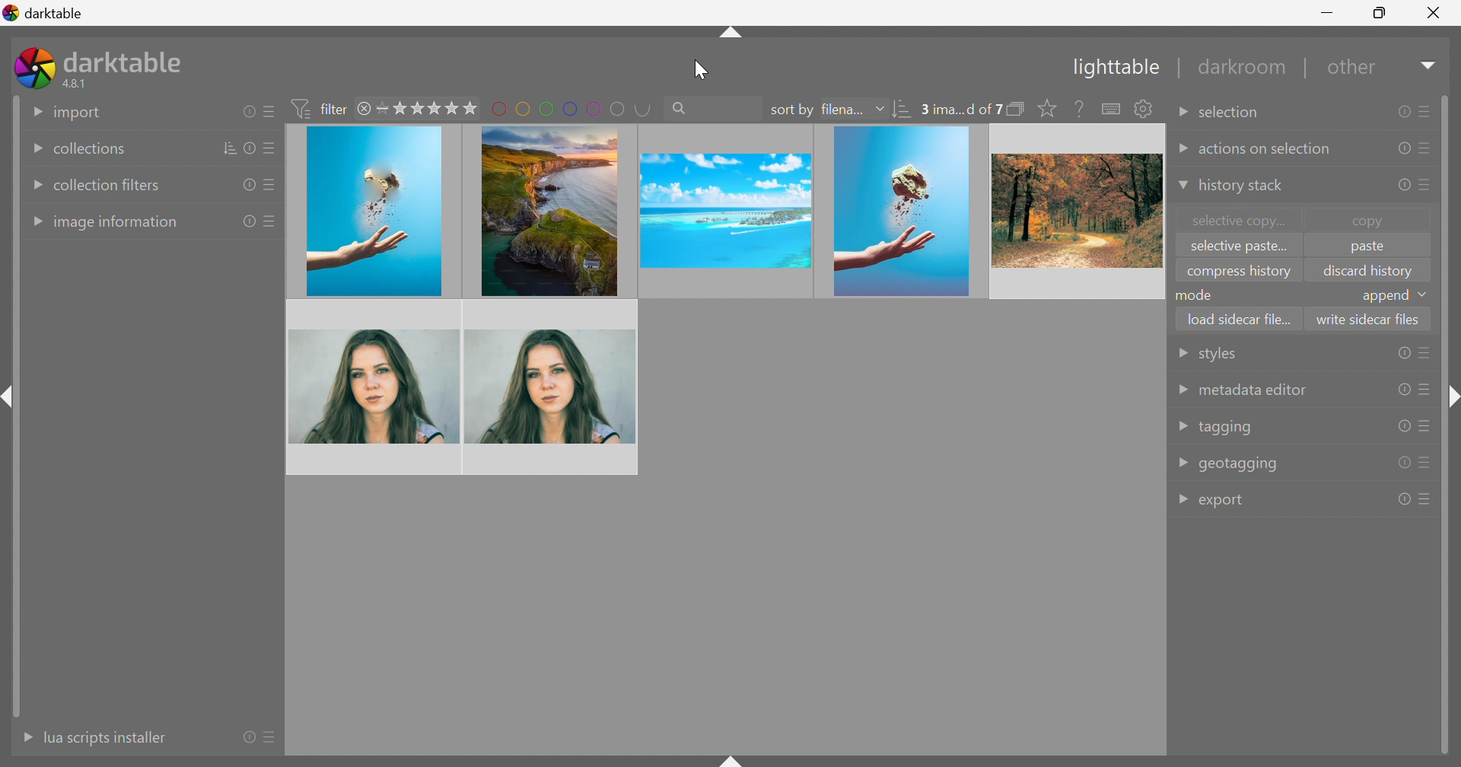  Describe the element at coordinates (729, 35) in the screenshot. I see `shift+ctrl+t` at that location.